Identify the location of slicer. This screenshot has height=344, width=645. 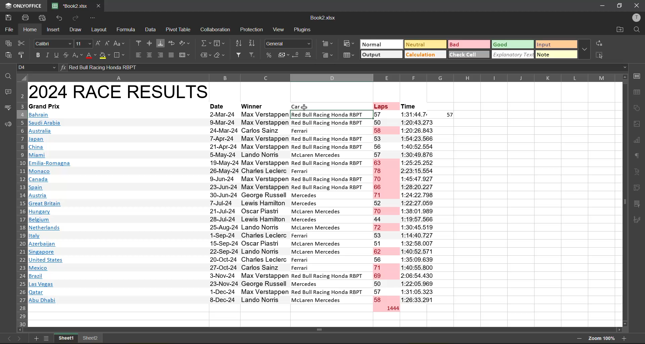
(637, 204).